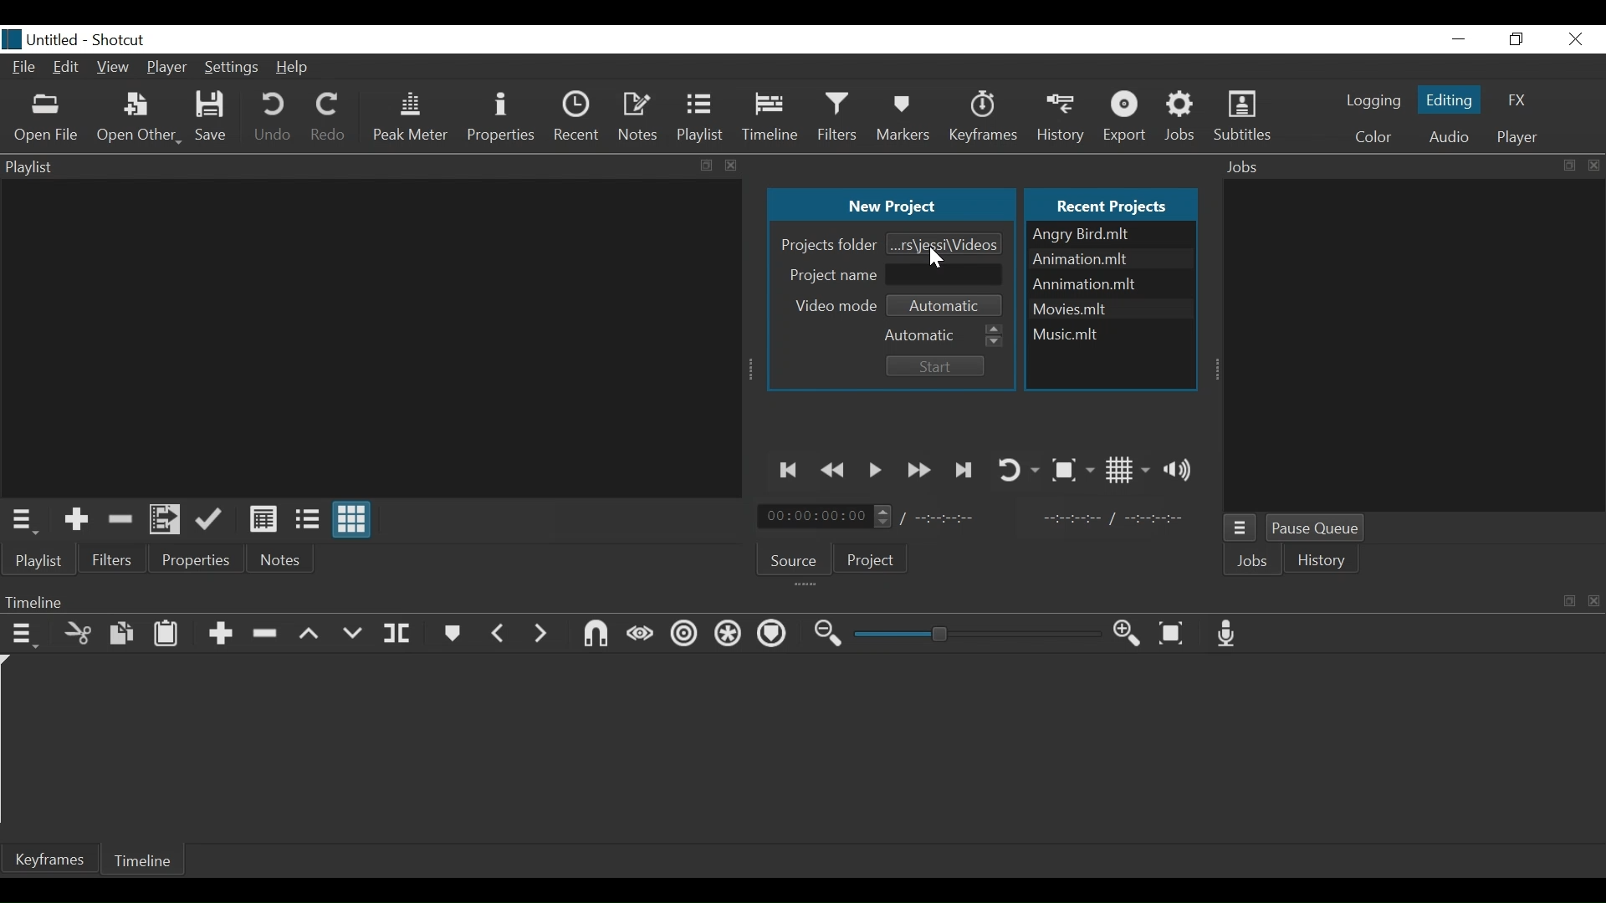 The width and height of the screenshot is (1606, 903). I want to click on player, so click(1514, 137).